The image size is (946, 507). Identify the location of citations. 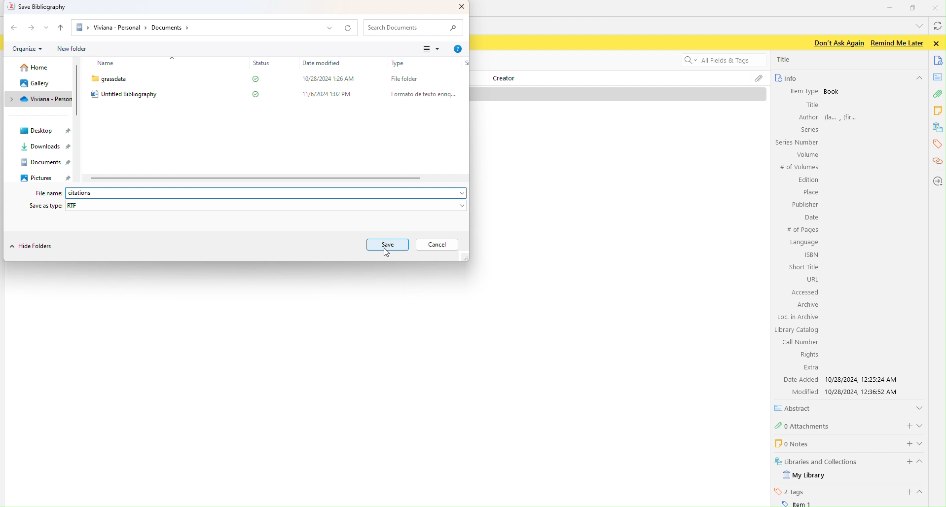
(937, 162).